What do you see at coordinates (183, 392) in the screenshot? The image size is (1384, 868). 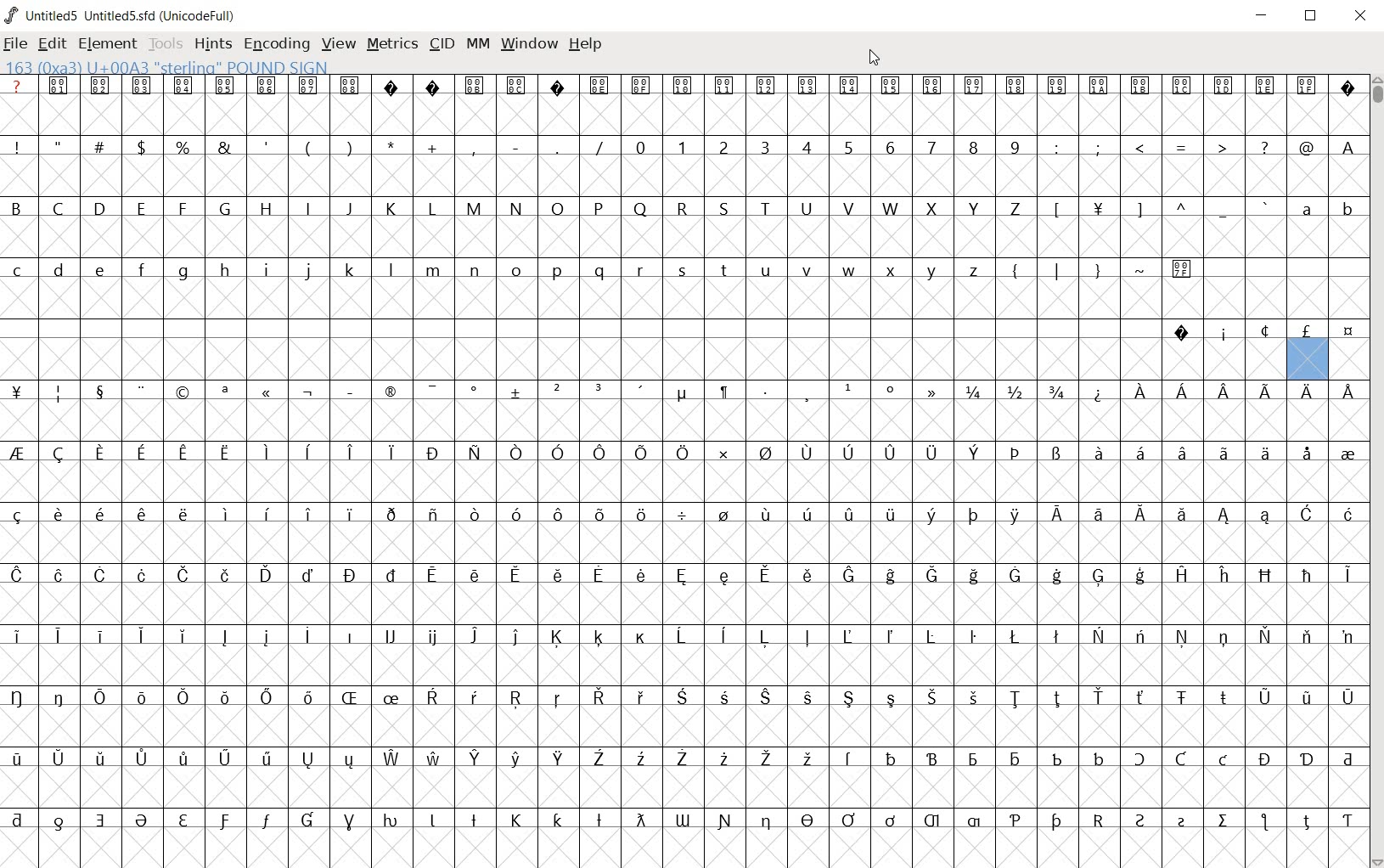 I see `Symbol` at bounding box center [183, 392].